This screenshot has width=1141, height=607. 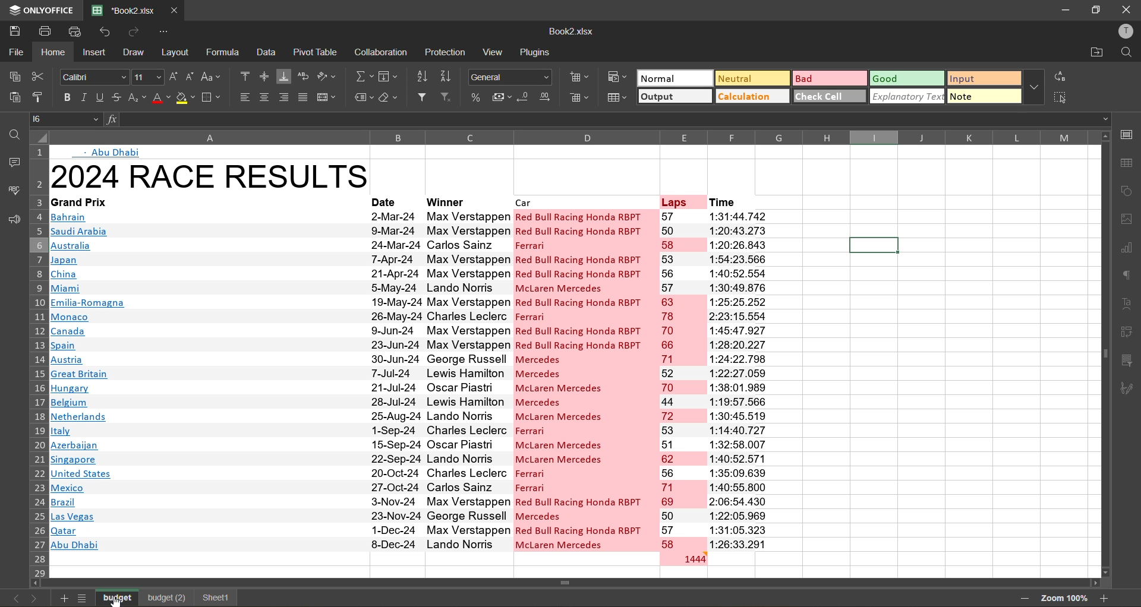 I want to click on sheet list, so click(x=84, y=598).